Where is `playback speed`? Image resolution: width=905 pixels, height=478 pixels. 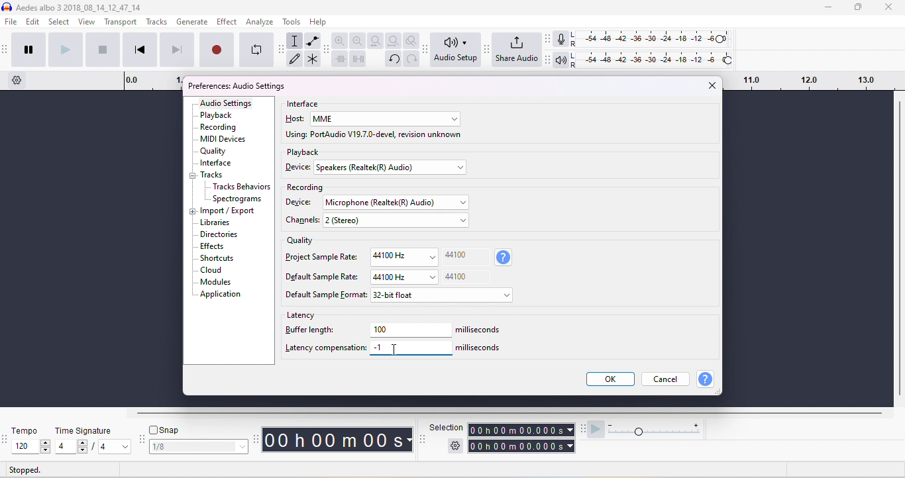
playback speed is located at coordinates (657, 430).